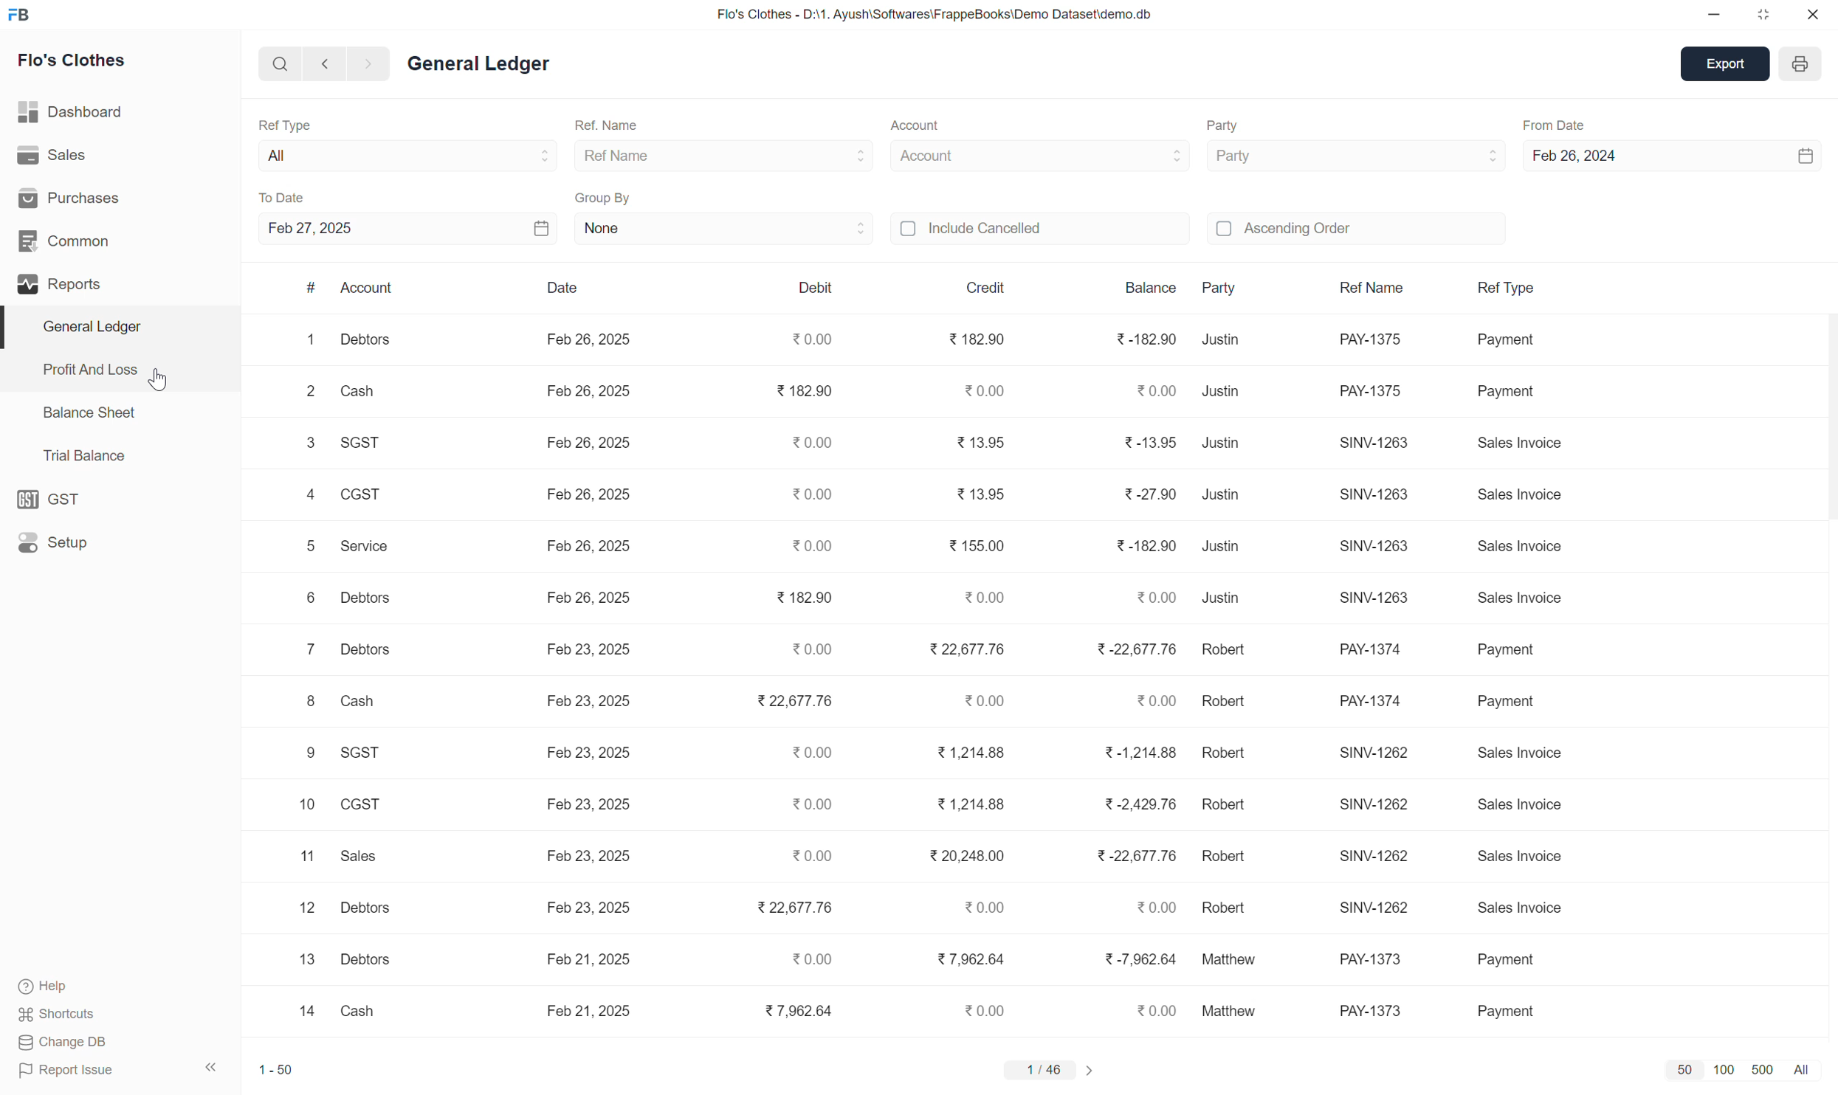 This screenshot has width=1838, height=1095. What do you see at coordinates (973, 339) in the screenshot?
I see `₹182.90` at bounding box center [973, 339].